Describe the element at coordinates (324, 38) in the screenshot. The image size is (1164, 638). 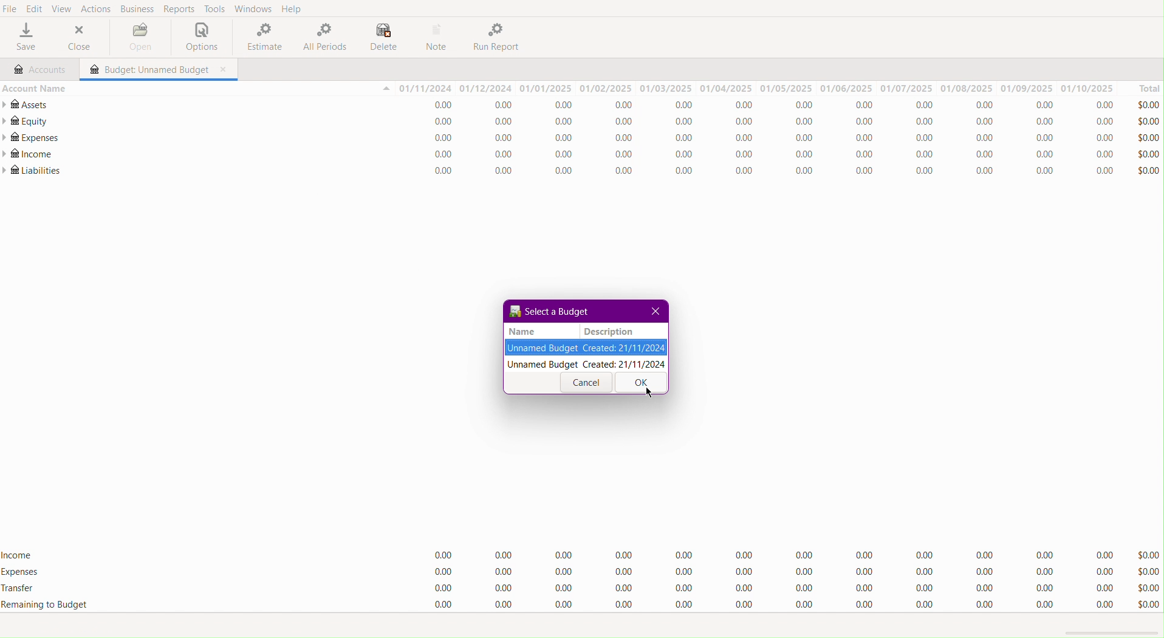
I see `All Periods` at that location.